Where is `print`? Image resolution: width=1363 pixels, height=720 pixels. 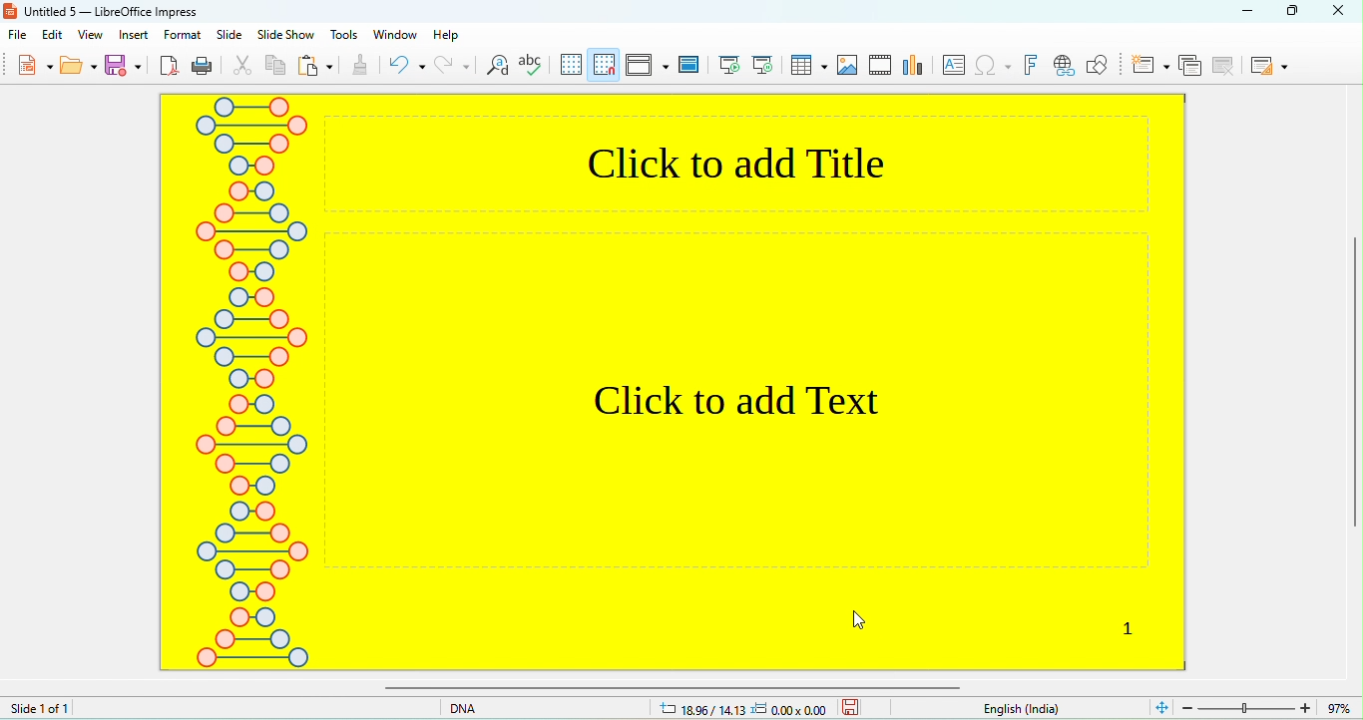
print is located at coordinates (202, 67).